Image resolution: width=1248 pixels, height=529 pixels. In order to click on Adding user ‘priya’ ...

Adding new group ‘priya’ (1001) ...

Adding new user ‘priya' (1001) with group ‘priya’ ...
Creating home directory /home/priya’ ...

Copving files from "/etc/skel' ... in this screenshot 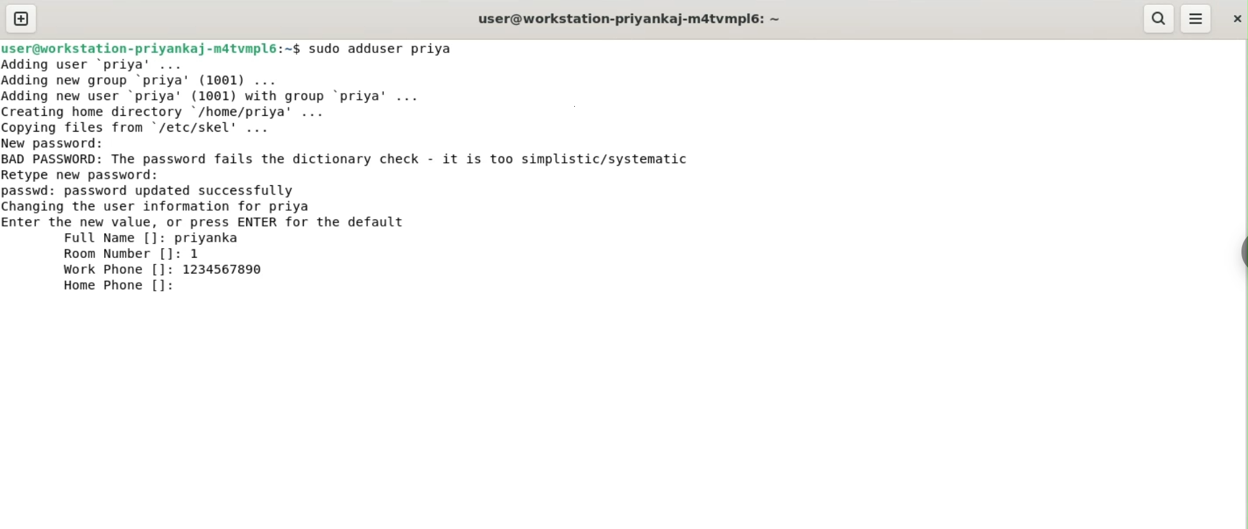, I will do `click(253, 95)`.